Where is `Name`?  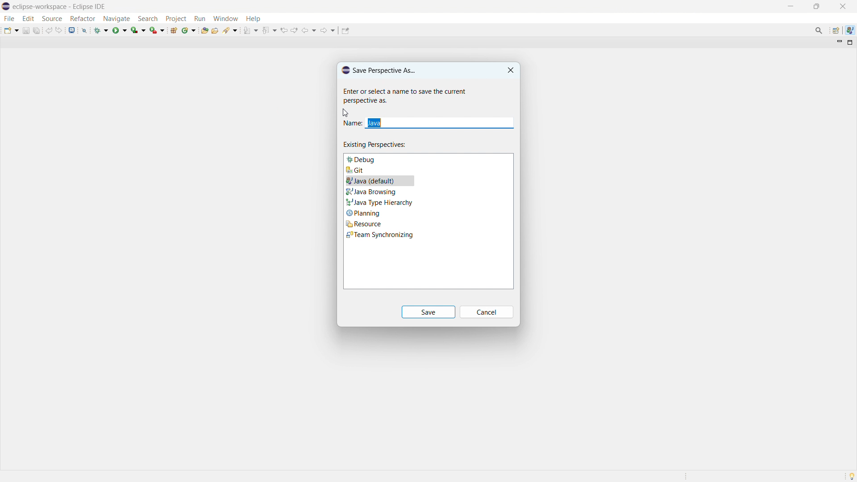
Name is located at coordinates (352, 123).